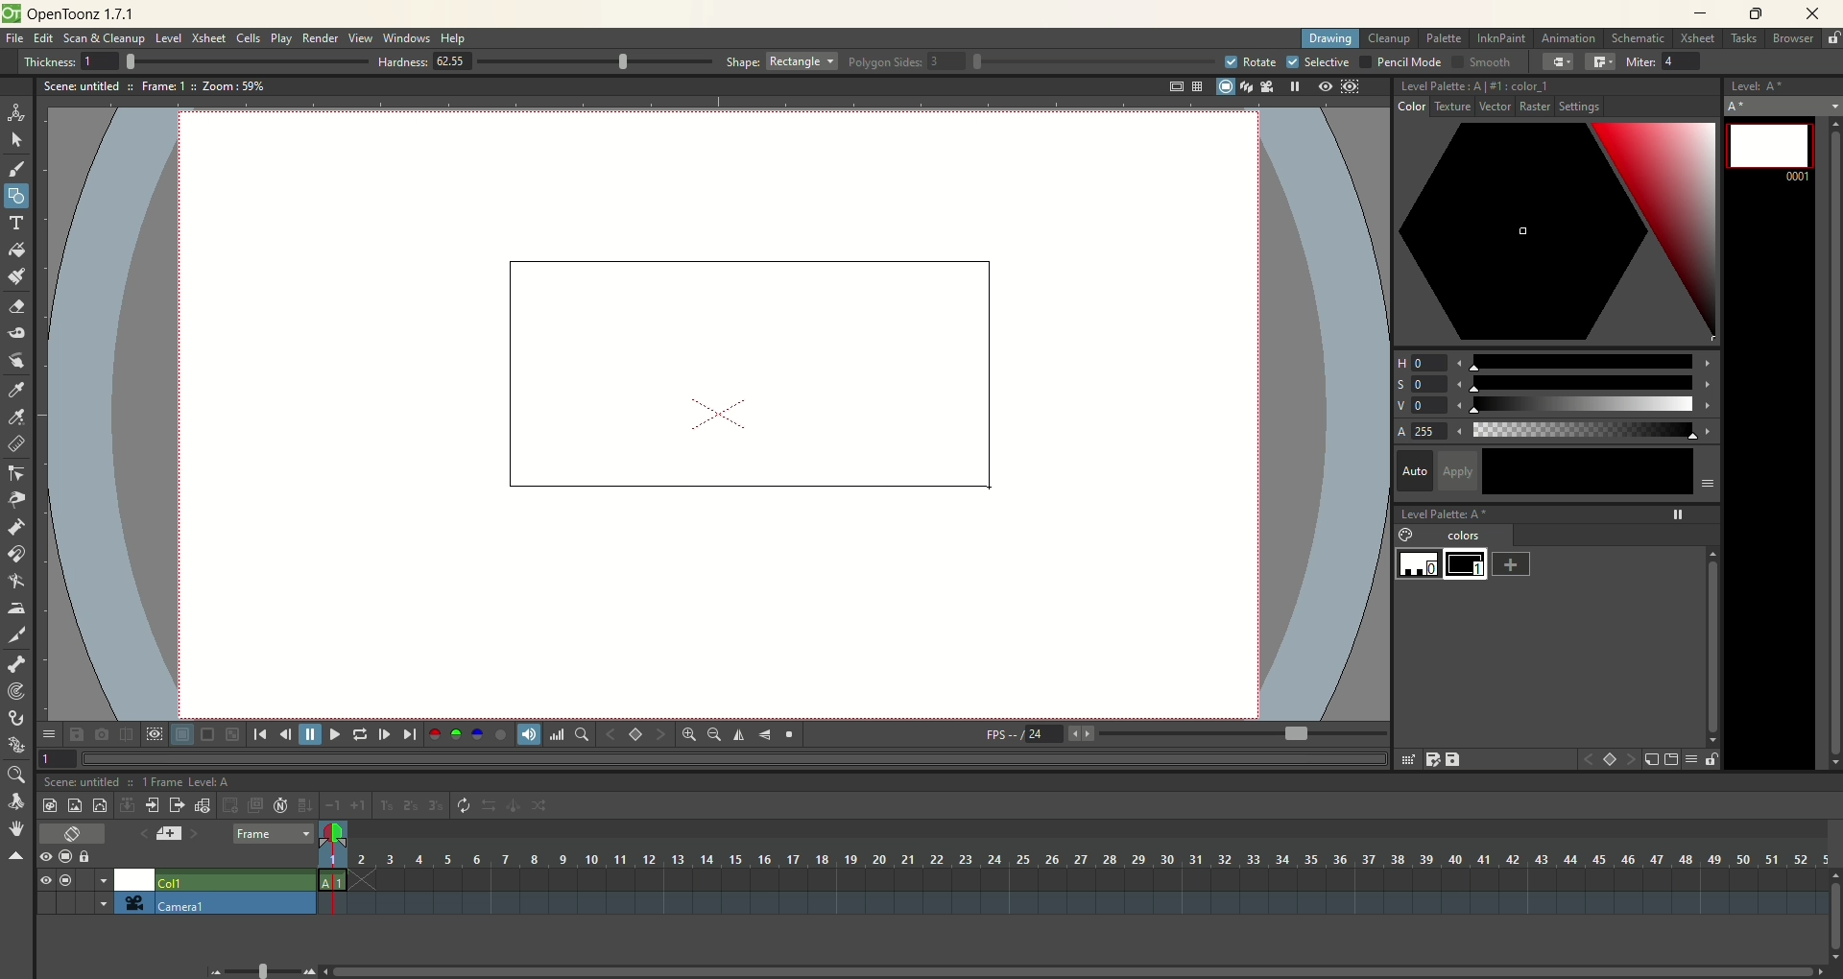 This screenshot has width=1843, height=979. I want to click on sub-camera preview, so click(1352, 88).